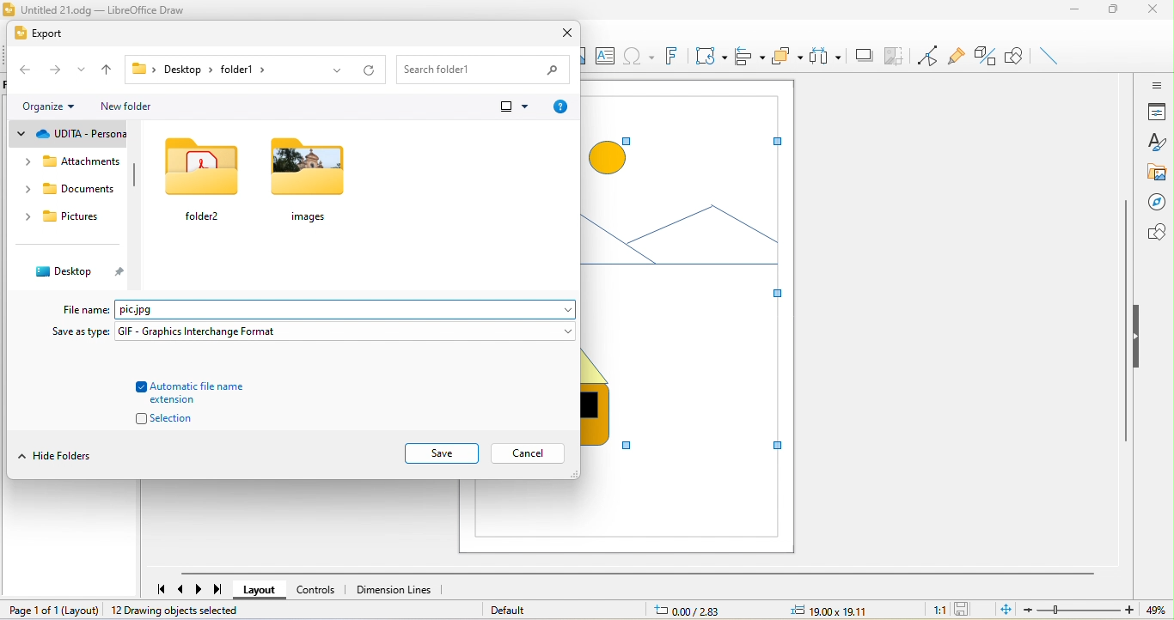 This screenshot has width=1174, height=620. Describe the element at coordinates (895, 57) in the screenshot. I see `crop` at that location.